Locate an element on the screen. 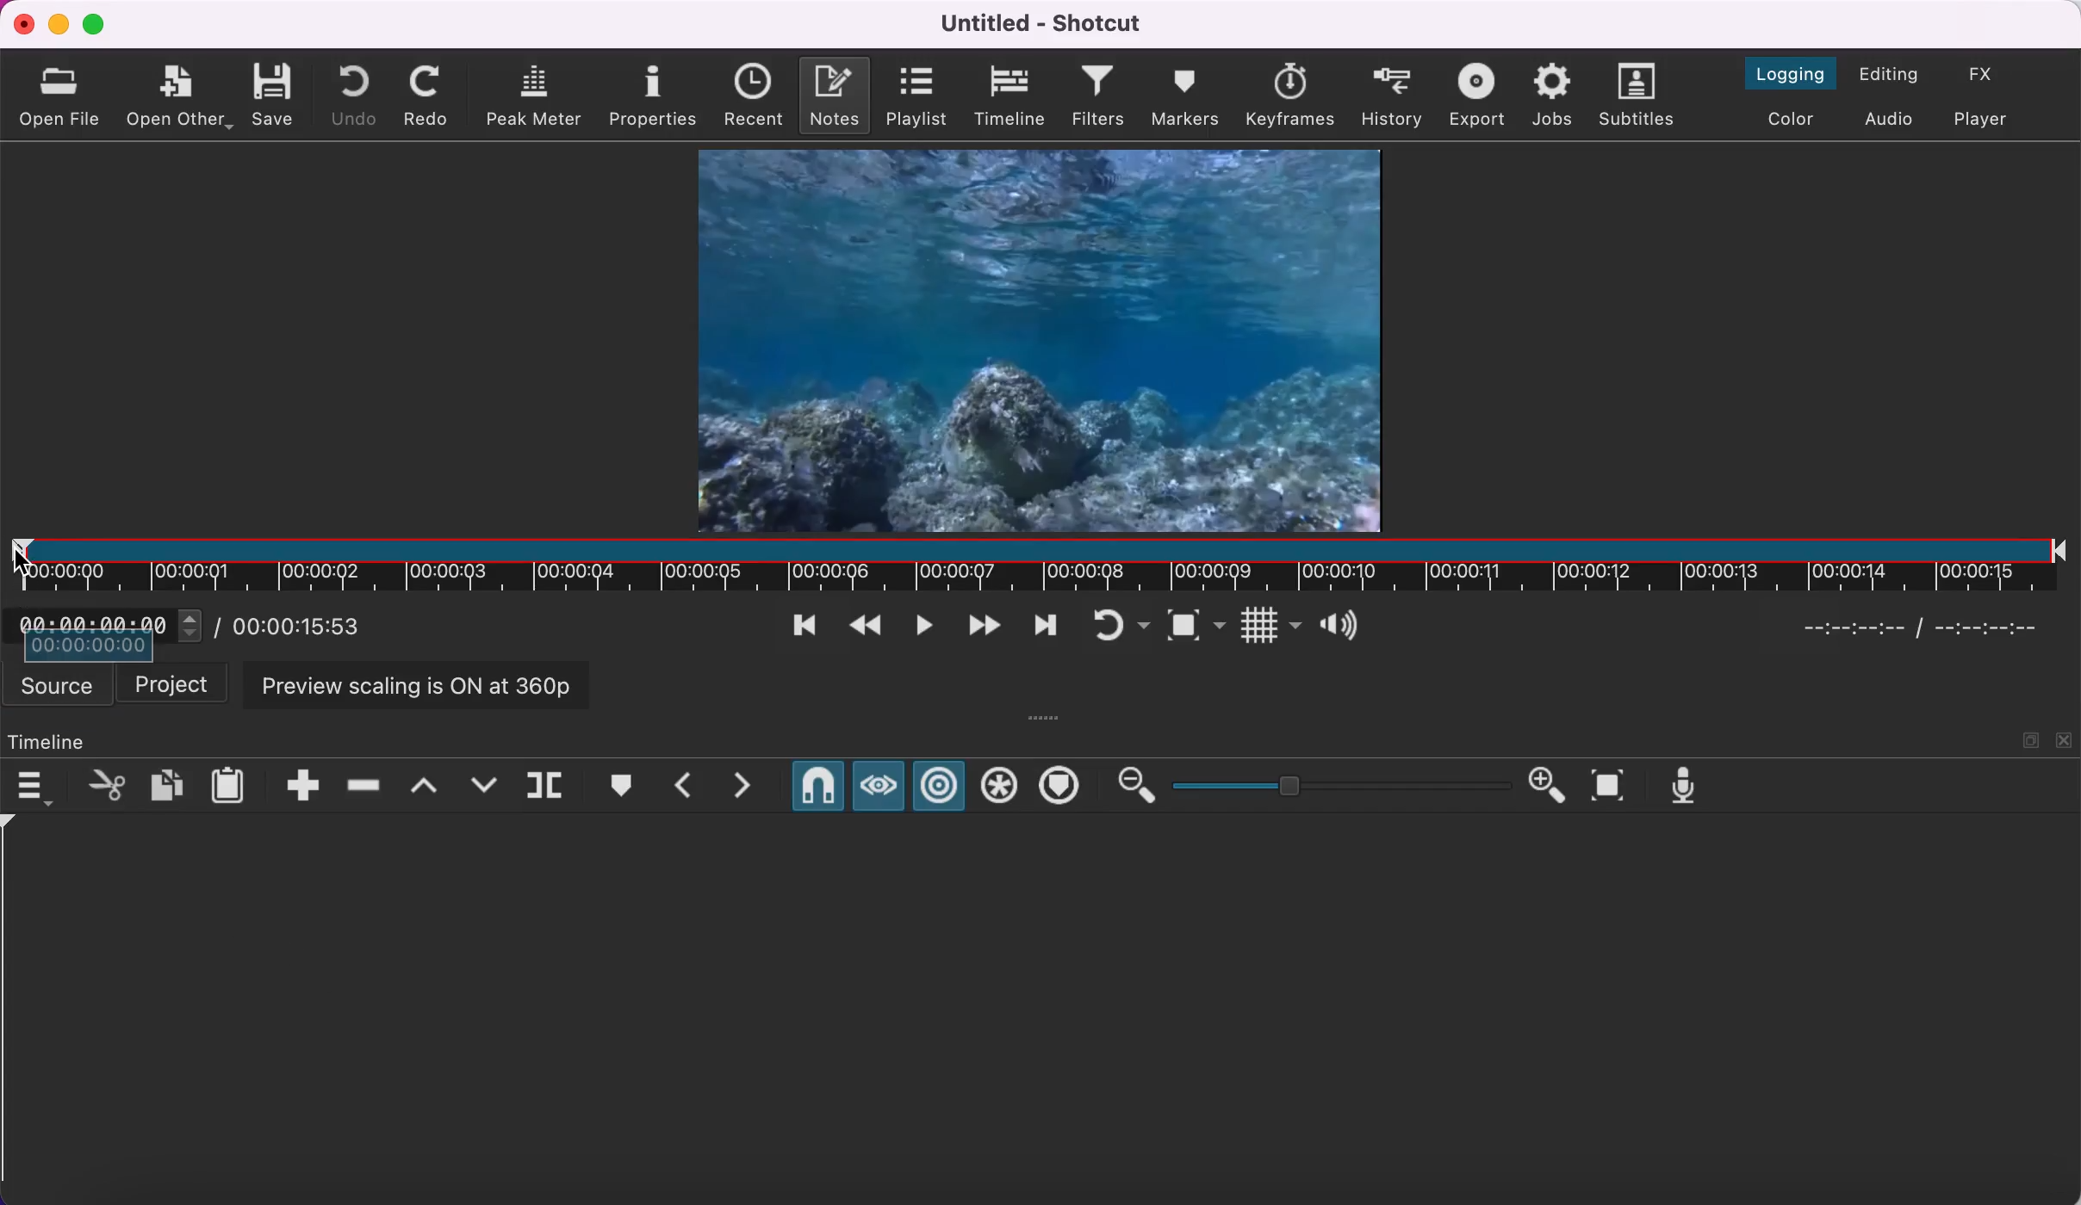 This screenshot has height=1205, width=2081. toggle play or pause is located at coordinates (919, 629).